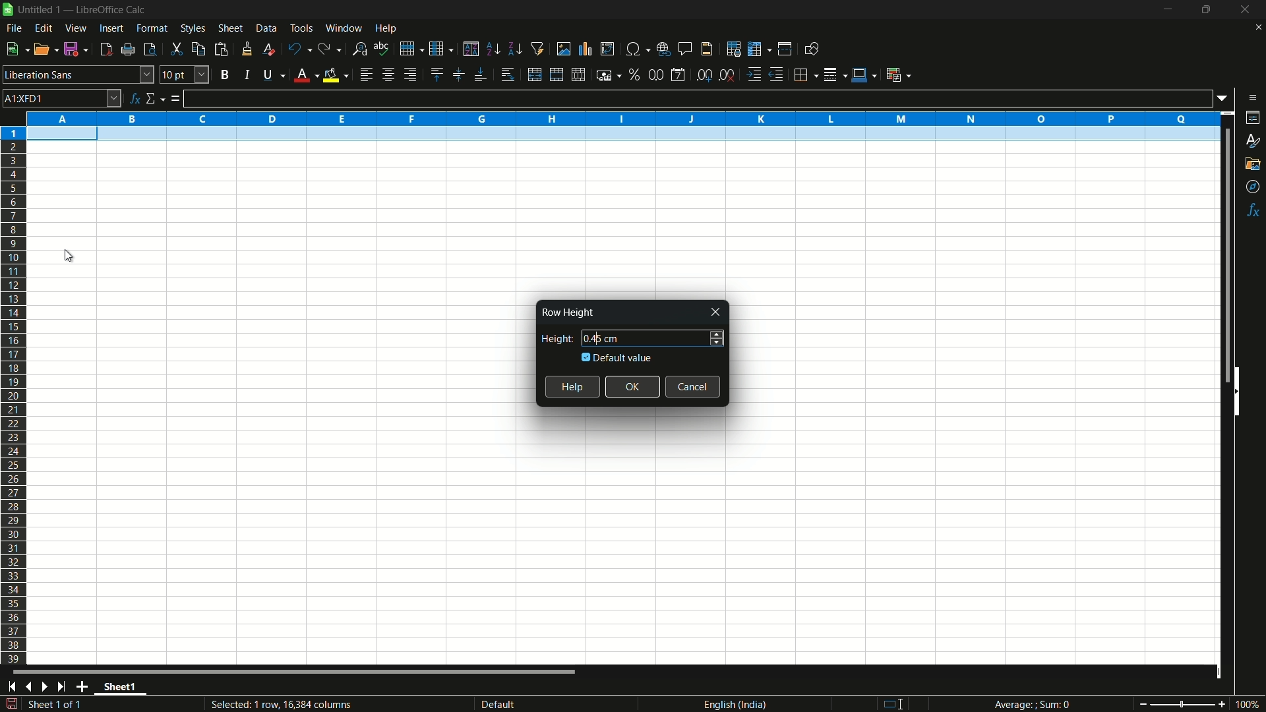 This screenshot has width=1266, height=712. I want to click on paste, so click(221, 49).